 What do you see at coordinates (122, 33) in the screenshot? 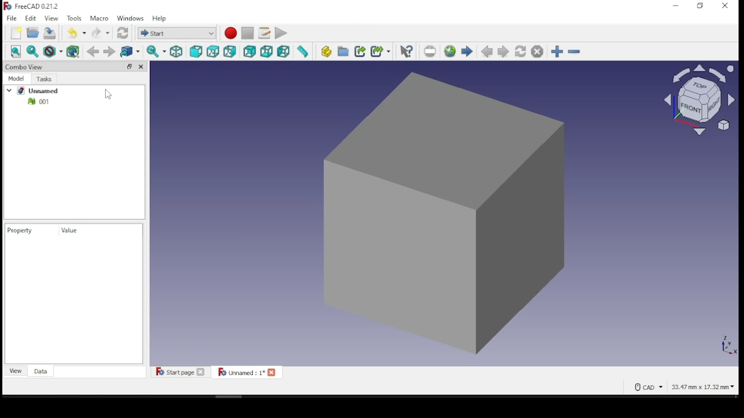
I see `refresh` at bounding box center [122, 33].